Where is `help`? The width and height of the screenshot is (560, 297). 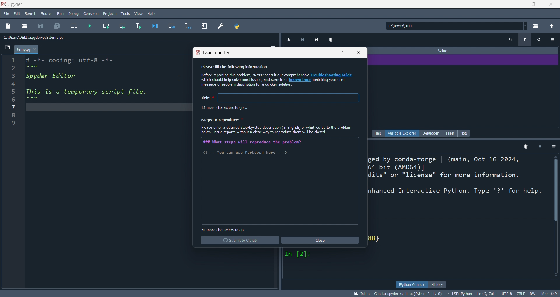 help is located at coordinates (343, 53).